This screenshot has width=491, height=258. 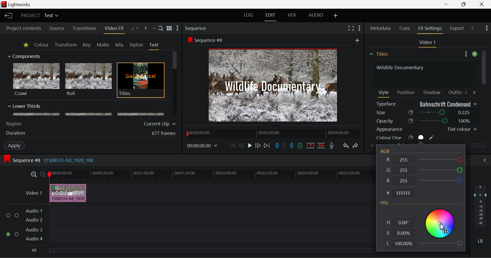 I want to click on Lightworks, so click(x=20, y=4).